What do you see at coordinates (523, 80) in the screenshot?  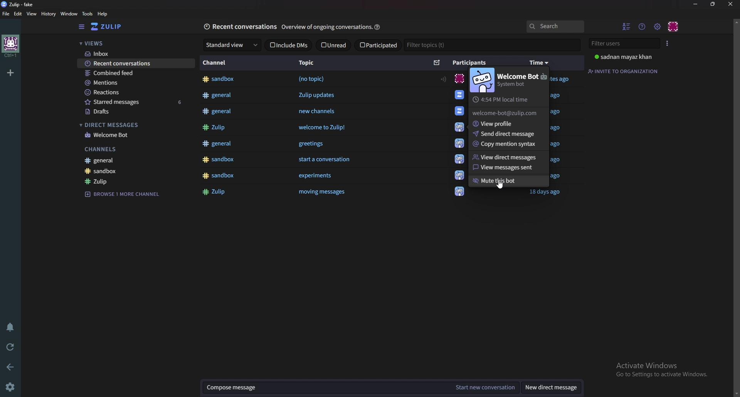 I see `welcome bot` at bounding box center [523, 80].